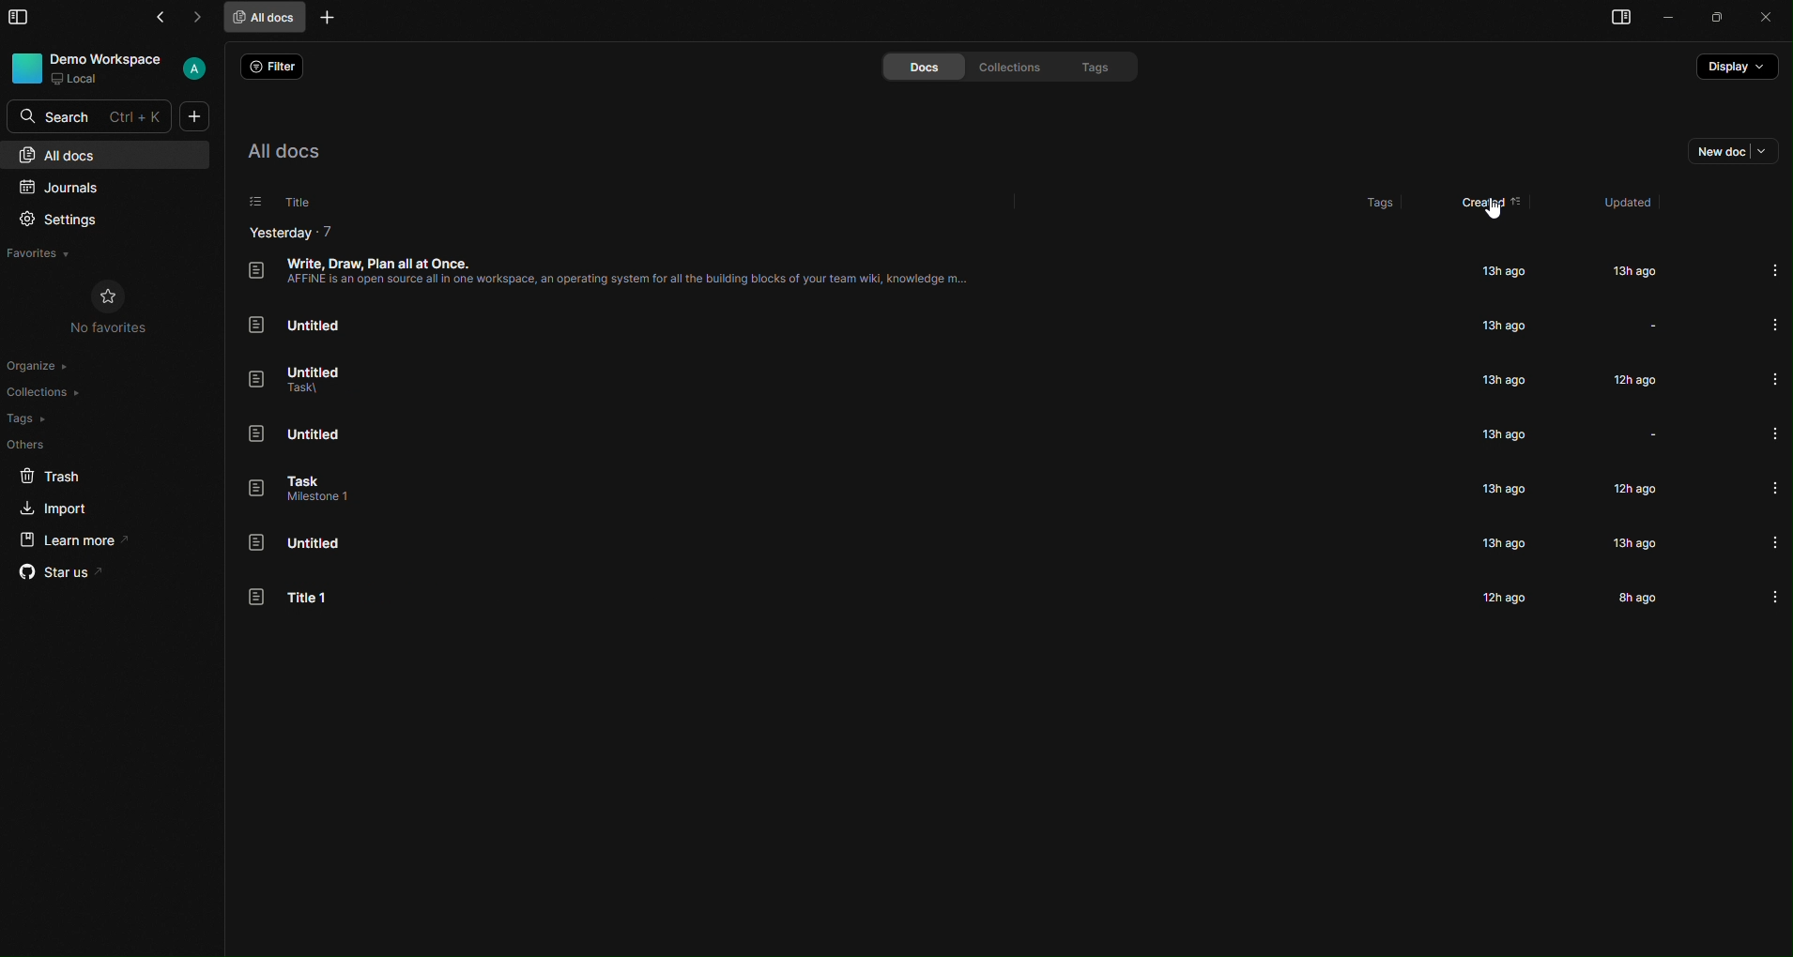  I want to click on more info, so click(1774, 378).